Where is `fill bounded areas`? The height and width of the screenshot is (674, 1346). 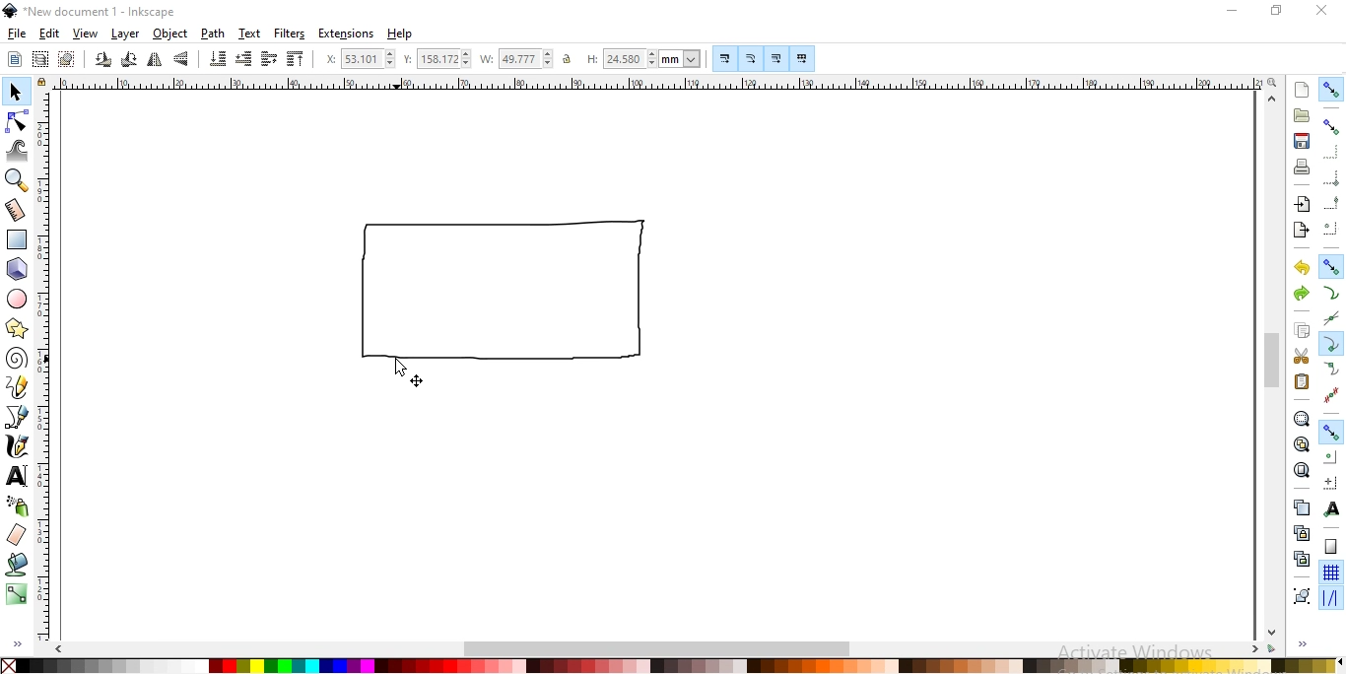 fill bounded areas is located at coordinates (21, 564).